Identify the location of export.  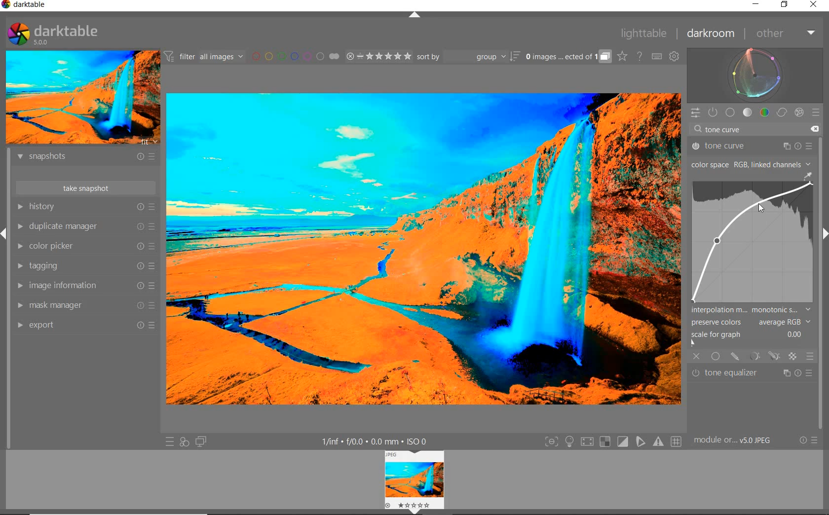
(87, 326).